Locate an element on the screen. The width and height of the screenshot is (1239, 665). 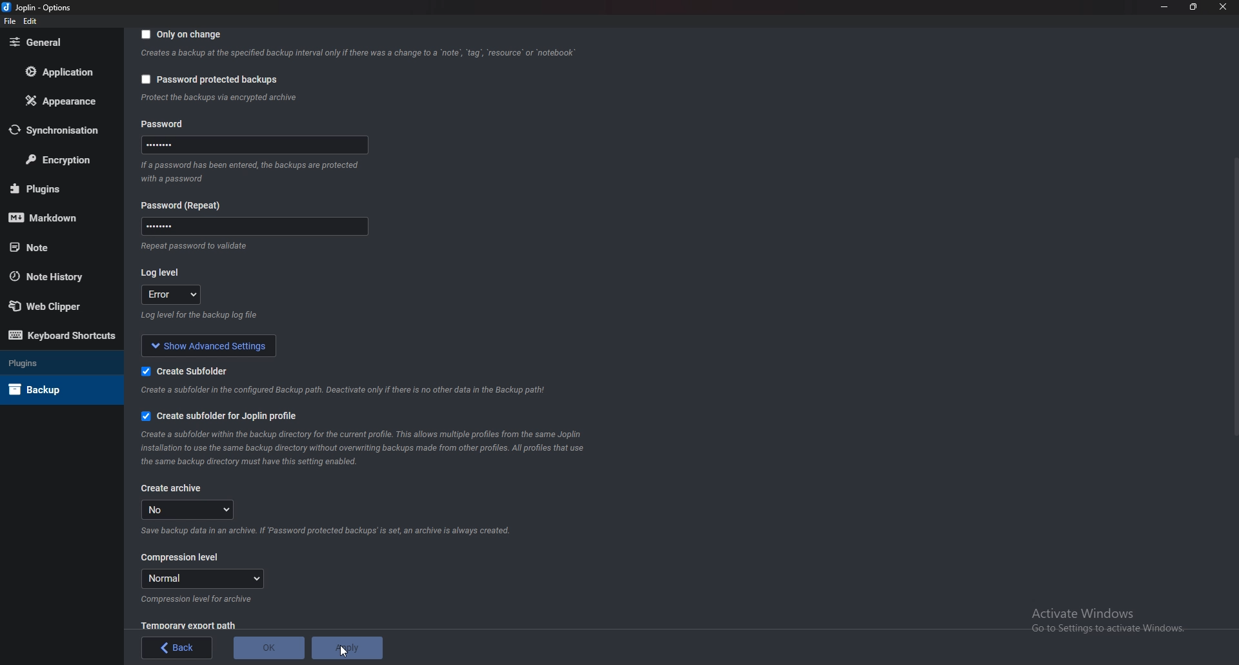
cursor is located at coordinates (343, 652).